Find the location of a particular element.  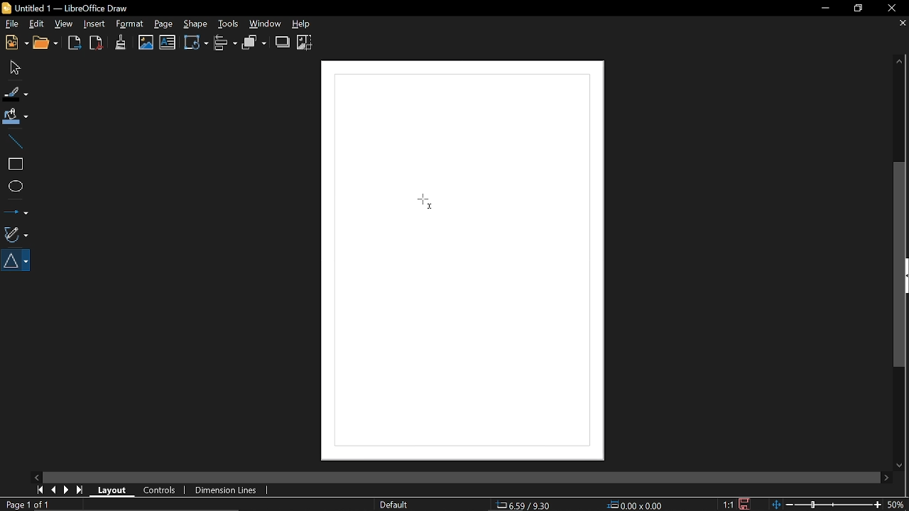

Open is located at coordinates (48, 44).